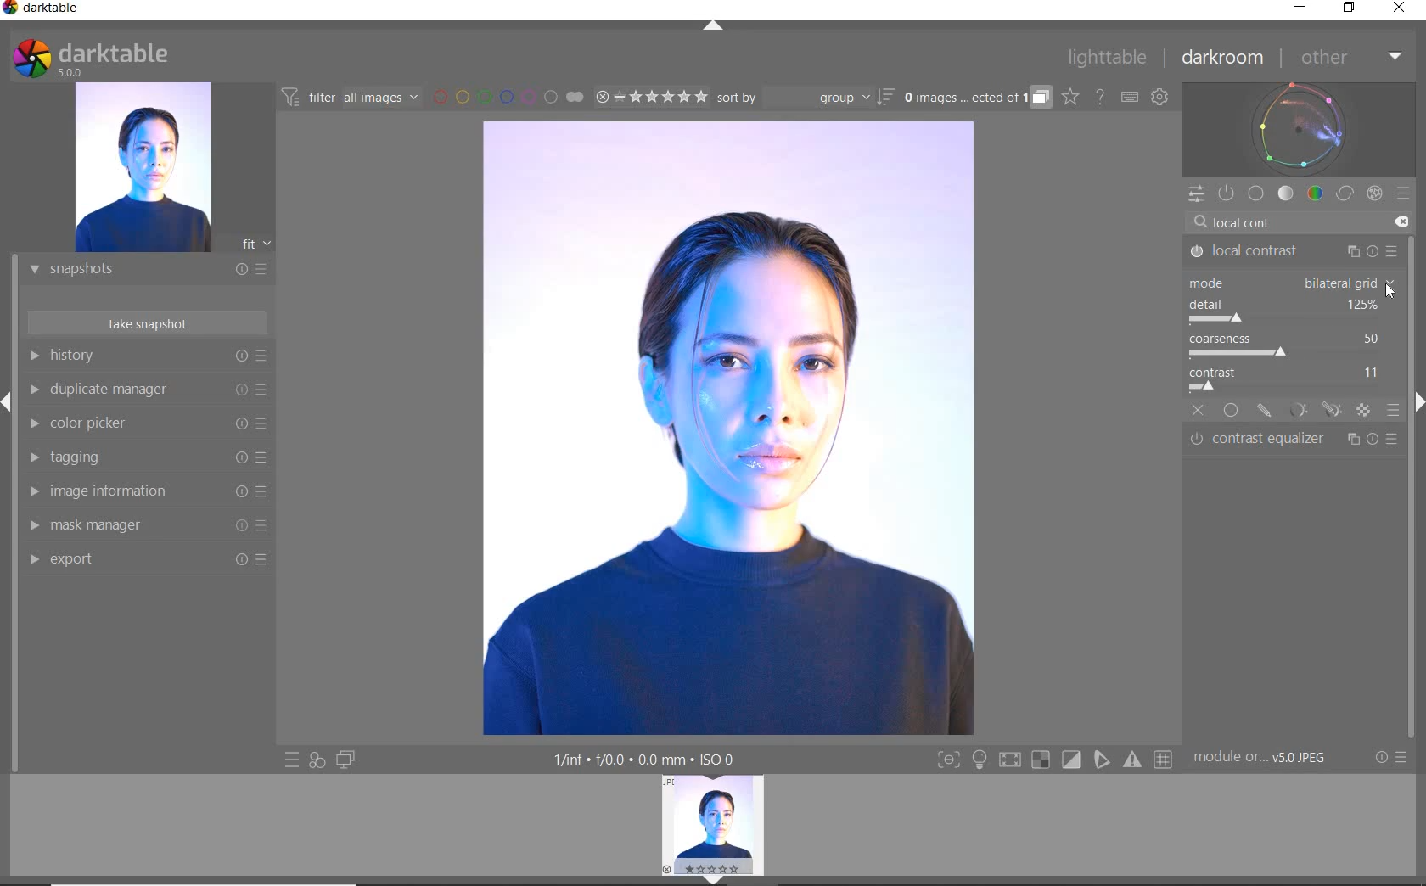  Describe the element at coordinates (1299, 128) in the screenshot. I see `WAVEFORM` at that location.